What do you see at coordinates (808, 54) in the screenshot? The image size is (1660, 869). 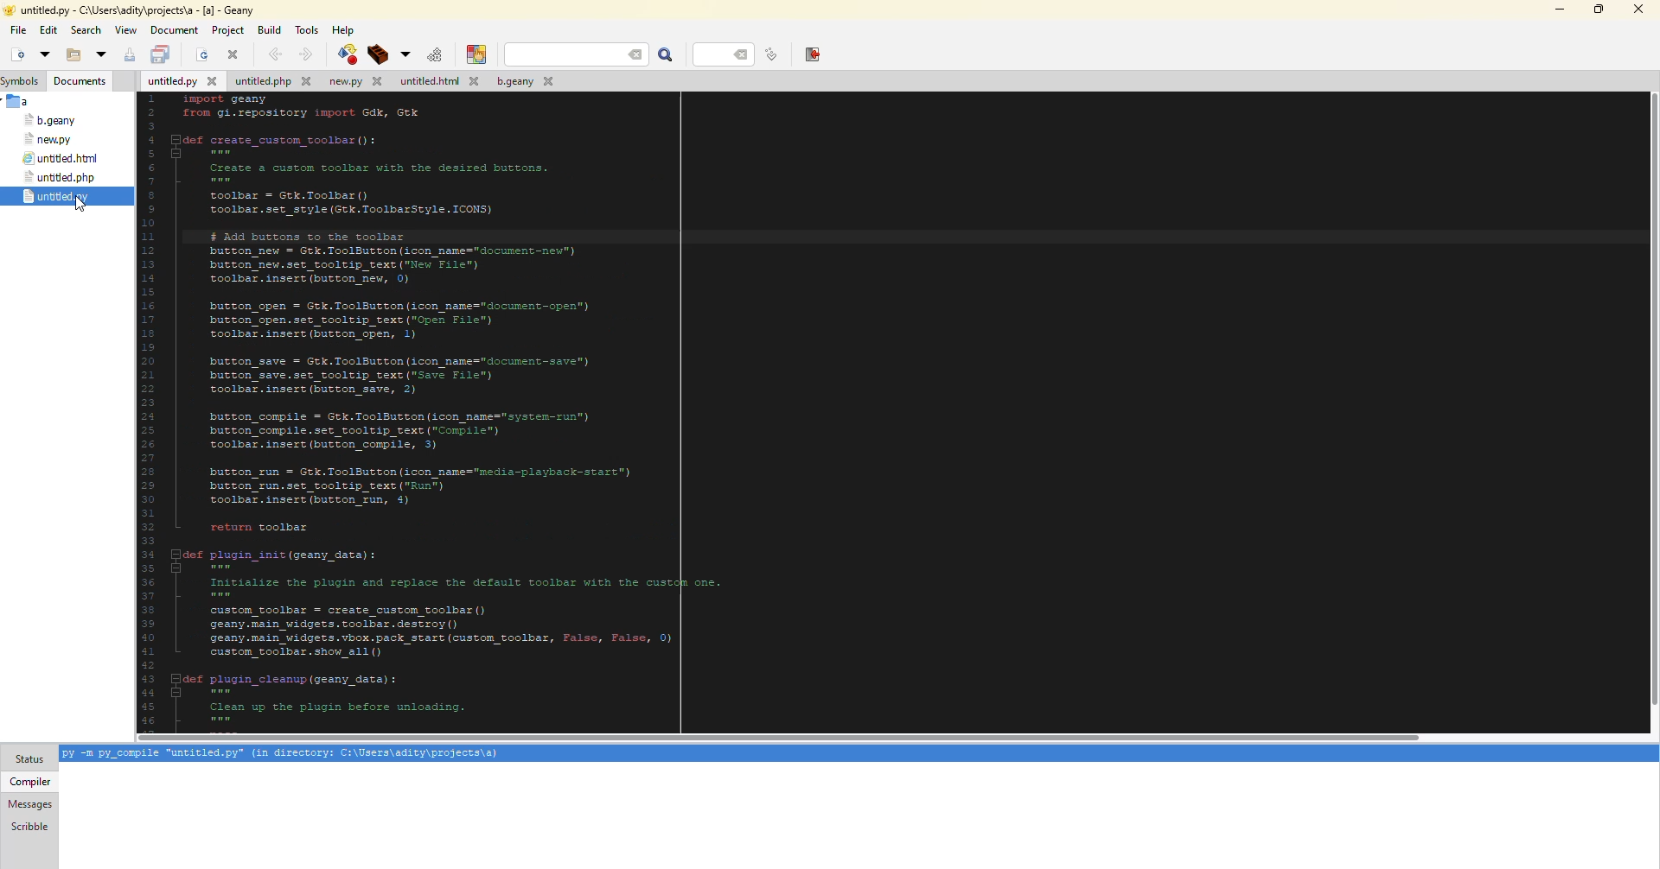 I see `exit` at bounding box center [808, 54].